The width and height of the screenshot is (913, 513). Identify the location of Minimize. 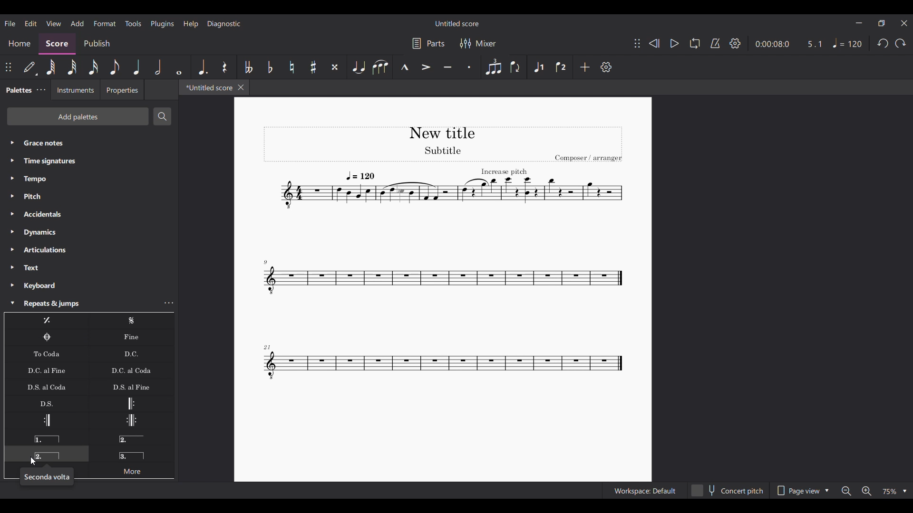
(859, 23).